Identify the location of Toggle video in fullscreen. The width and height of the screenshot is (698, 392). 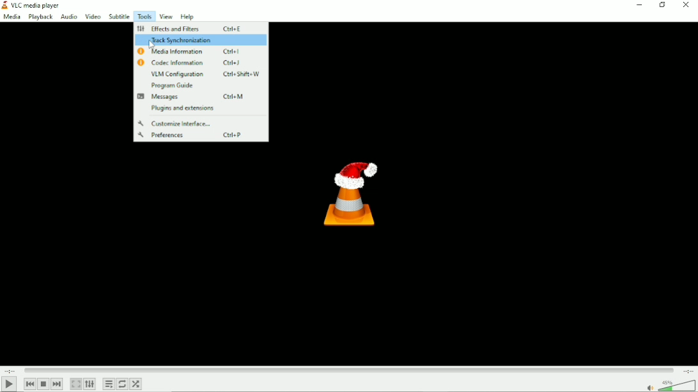
(77, 384).